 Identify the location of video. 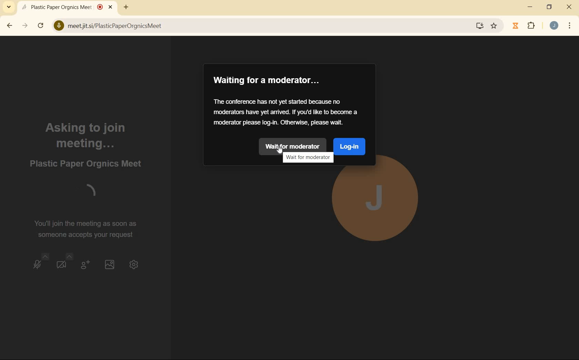
(62, 263).